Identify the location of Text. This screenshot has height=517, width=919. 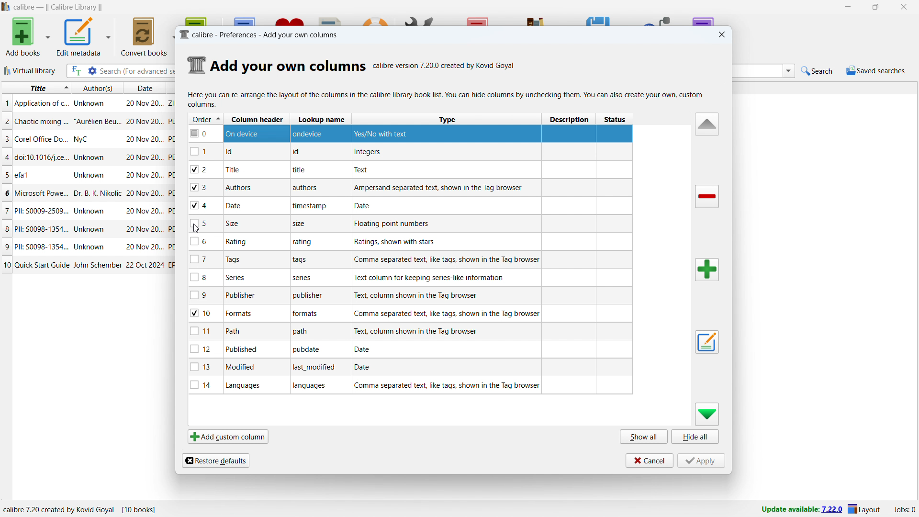
(363, 169).